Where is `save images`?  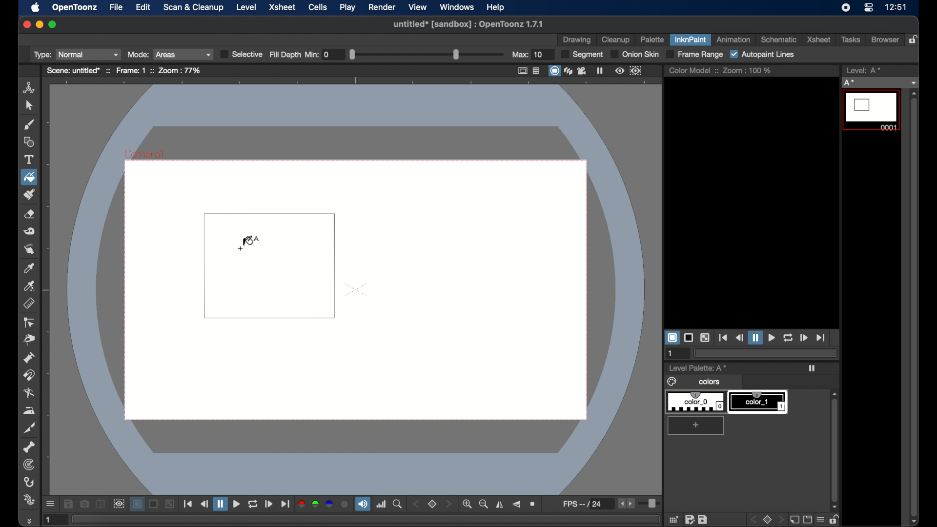
save images is located at coordinates (68, 504).